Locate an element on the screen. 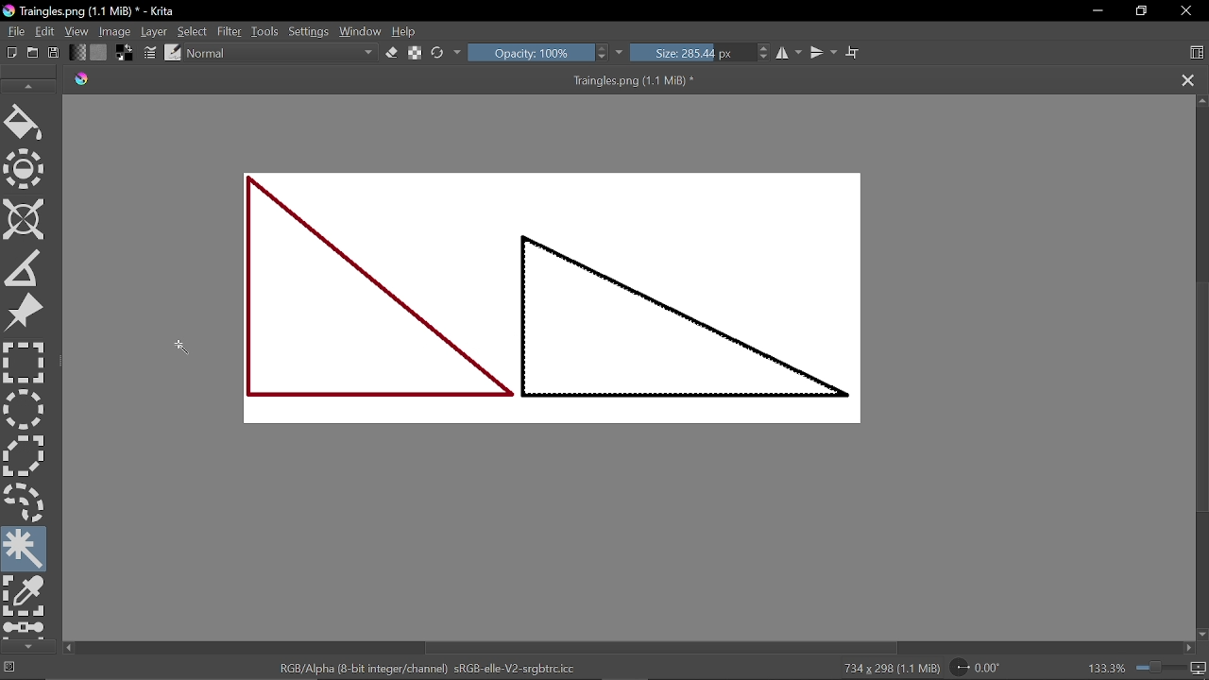 The image size is (1209, 680). Rectangular select tool is located at coordinates (26, 363).